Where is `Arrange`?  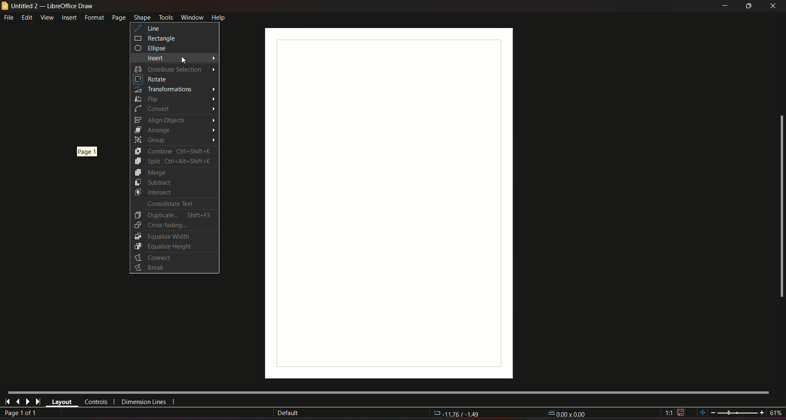
Arrange is located at coordinates (155, 130).